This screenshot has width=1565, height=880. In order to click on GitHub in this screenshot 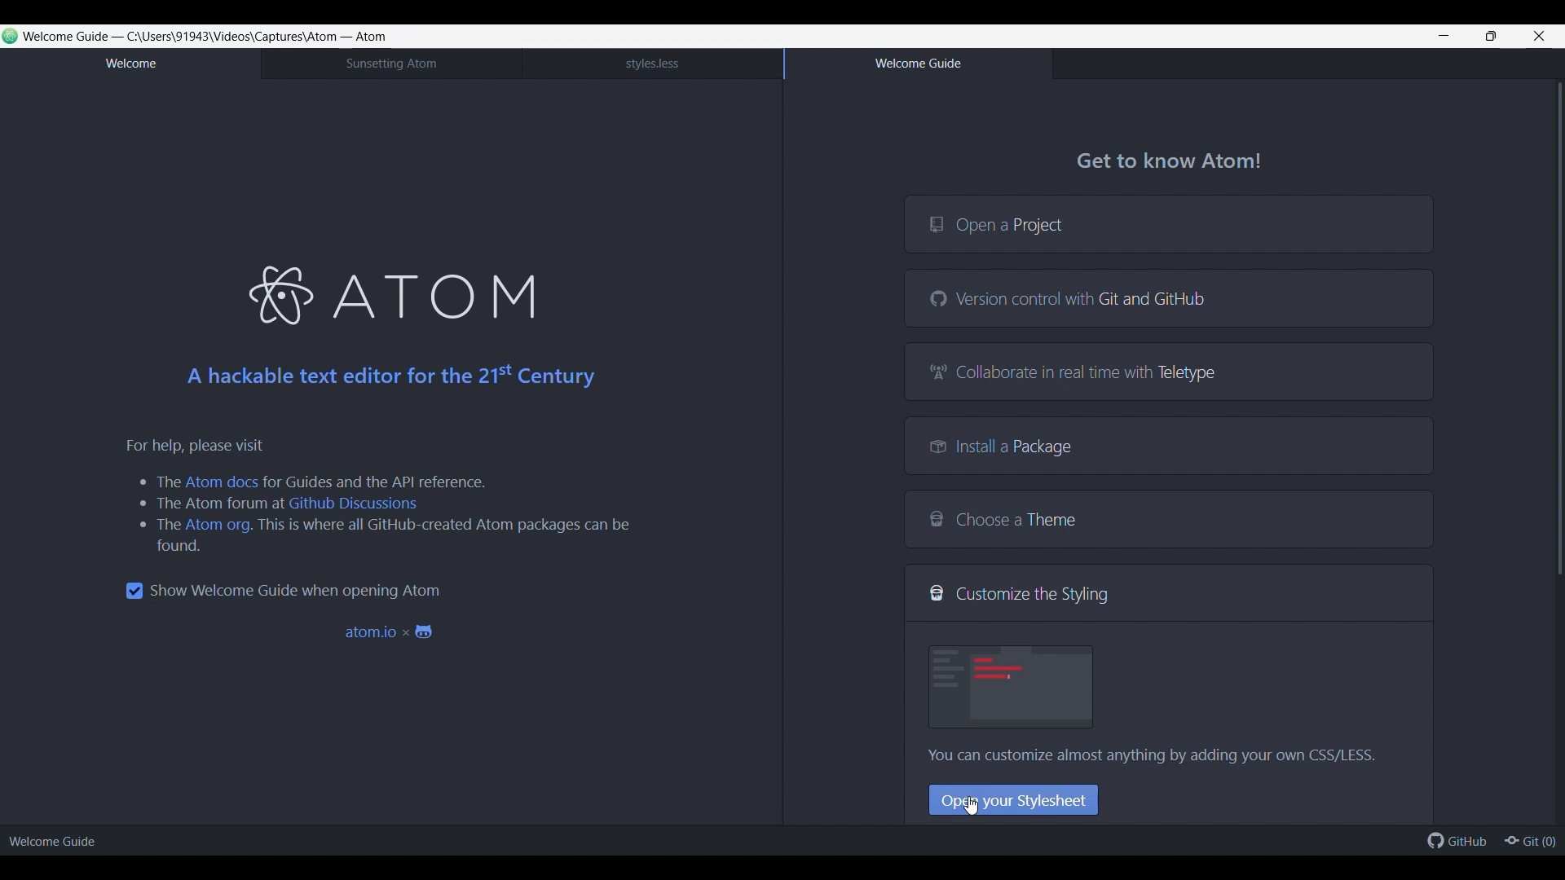, I will do `click(1457, 839)`.